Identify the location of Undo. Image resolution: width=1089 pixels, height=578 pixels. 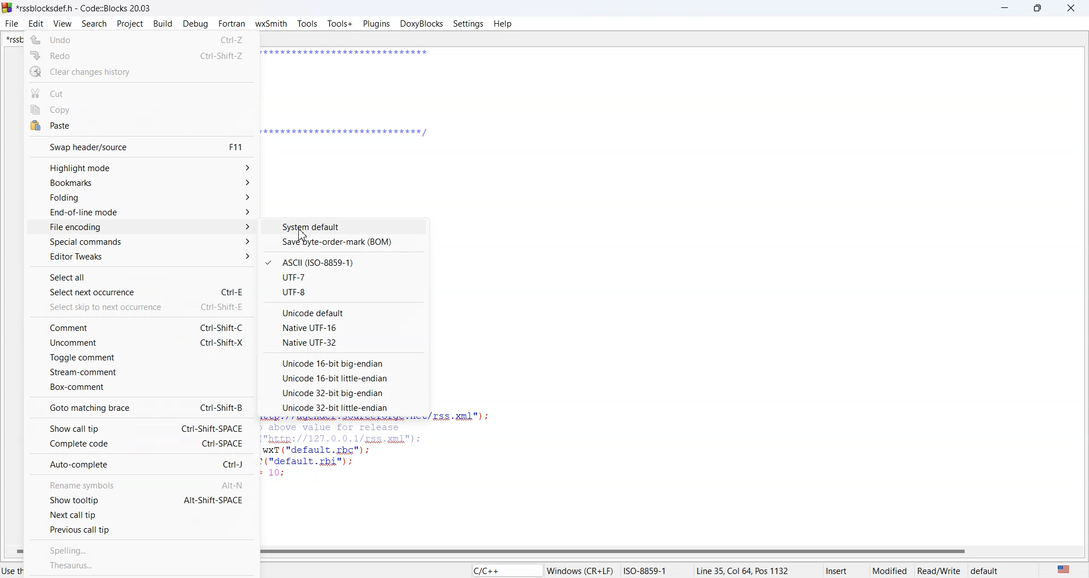
(140, 39).